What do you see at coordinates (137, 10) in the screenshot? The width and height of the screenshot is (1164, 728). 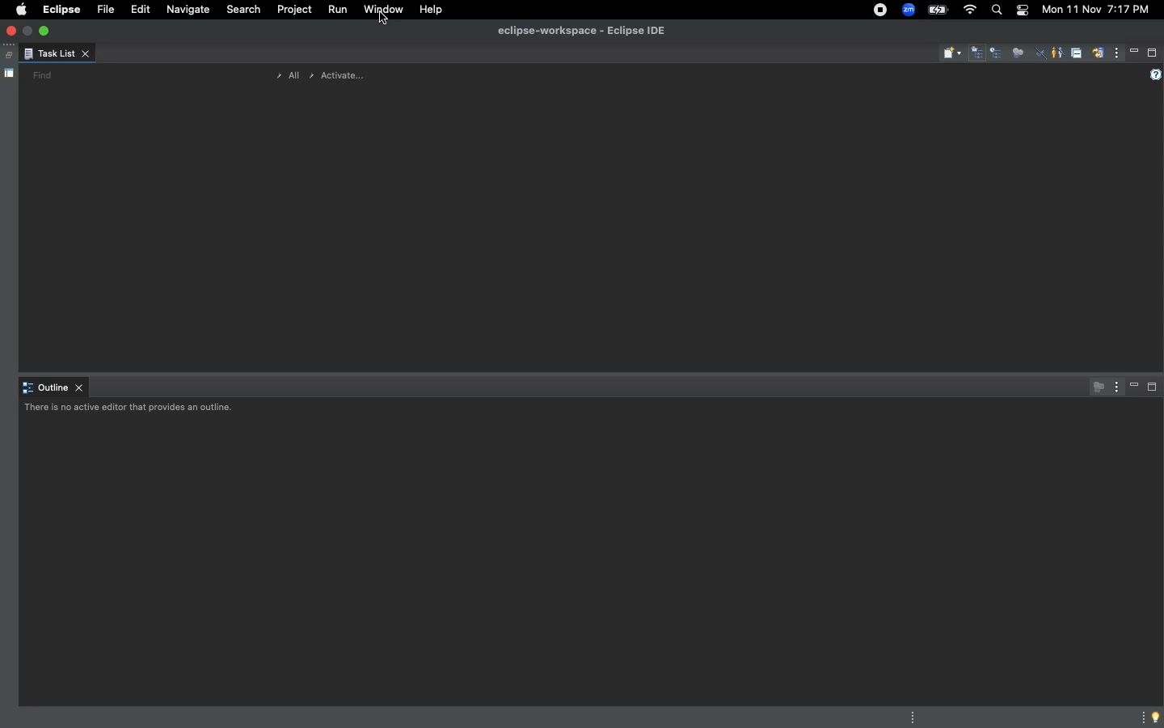 I see `Edit` at bounding box center [137, 10].